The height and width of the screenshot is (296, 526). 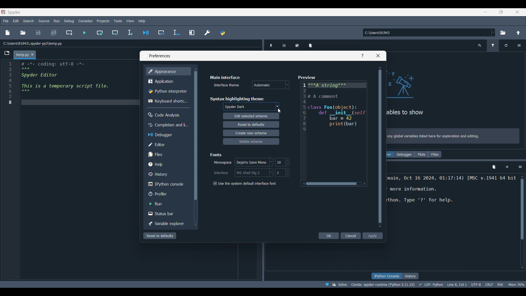 I want to click on Editor, so click(x=167, y=145).